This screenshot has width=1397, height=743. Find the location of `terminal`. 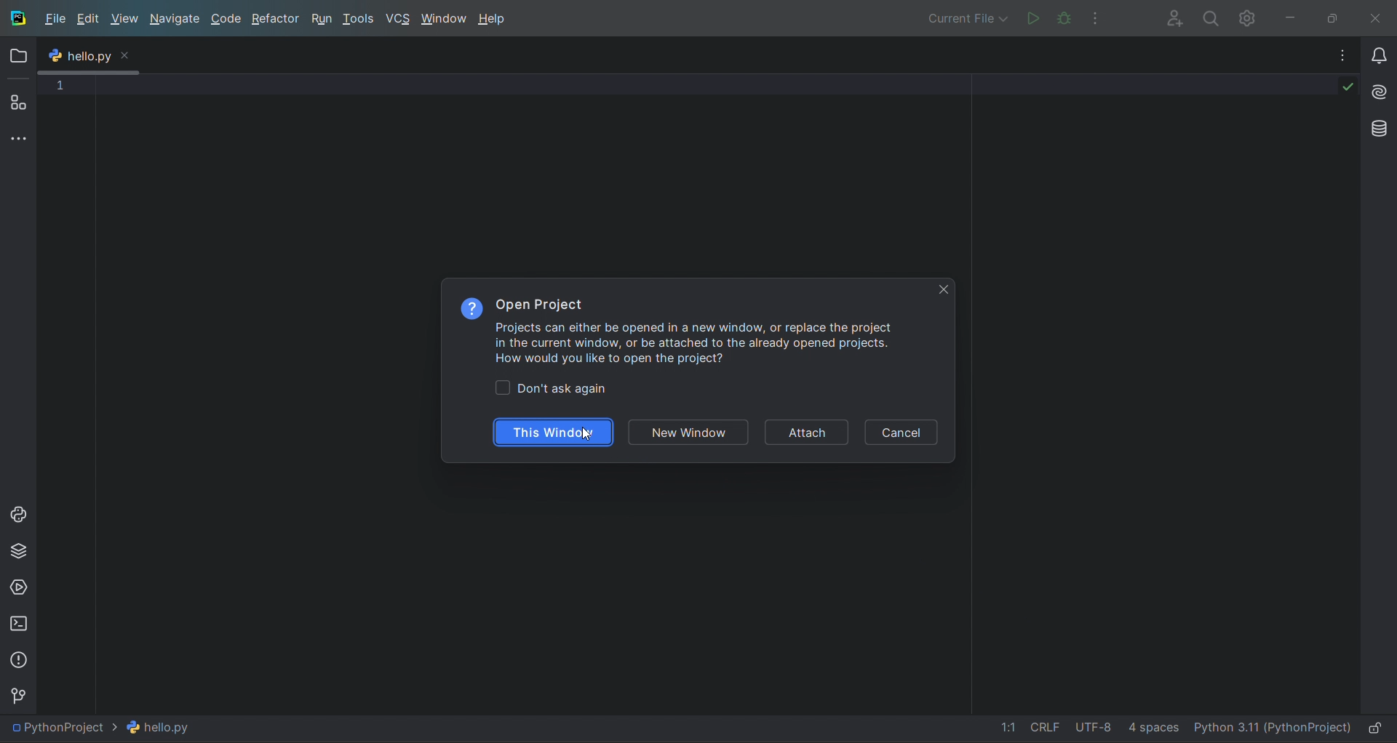

terminal is located at coordinates (17, 623).